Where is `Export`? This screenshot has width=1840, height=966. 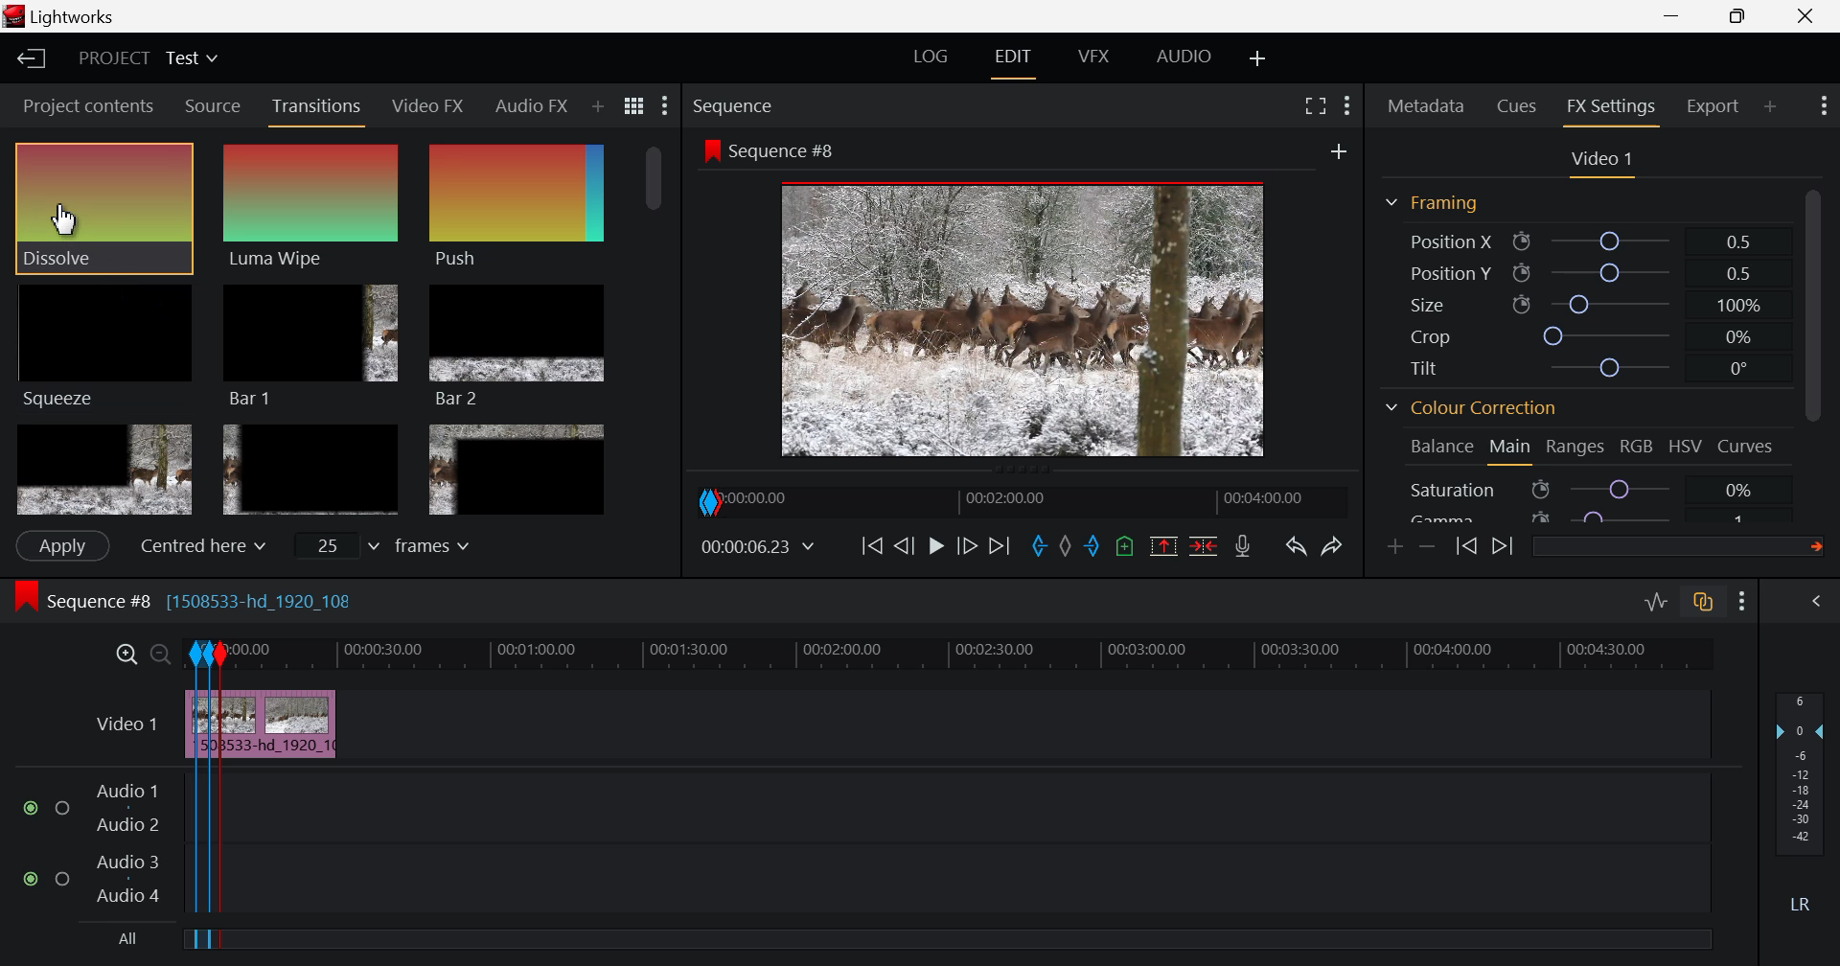
Export is located at coordinates (1714, 106).